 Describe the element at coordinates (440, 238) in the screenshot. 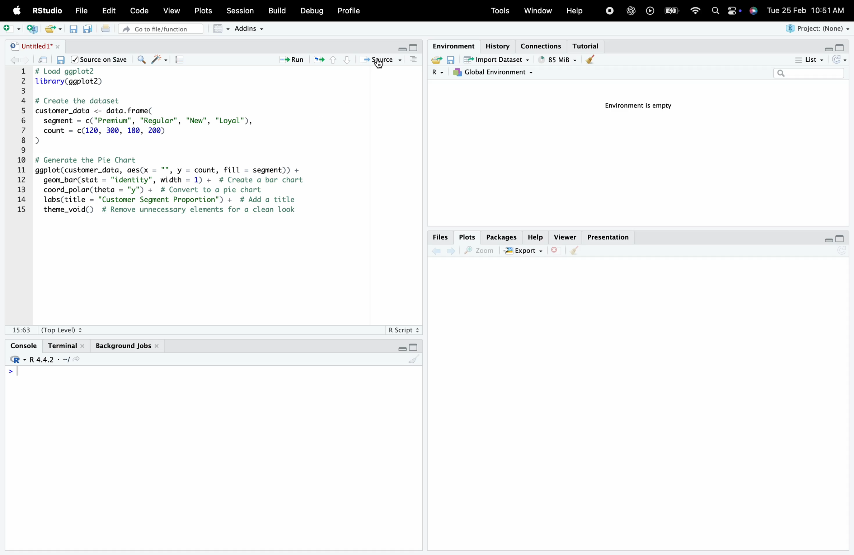

I see `Files` at that location.